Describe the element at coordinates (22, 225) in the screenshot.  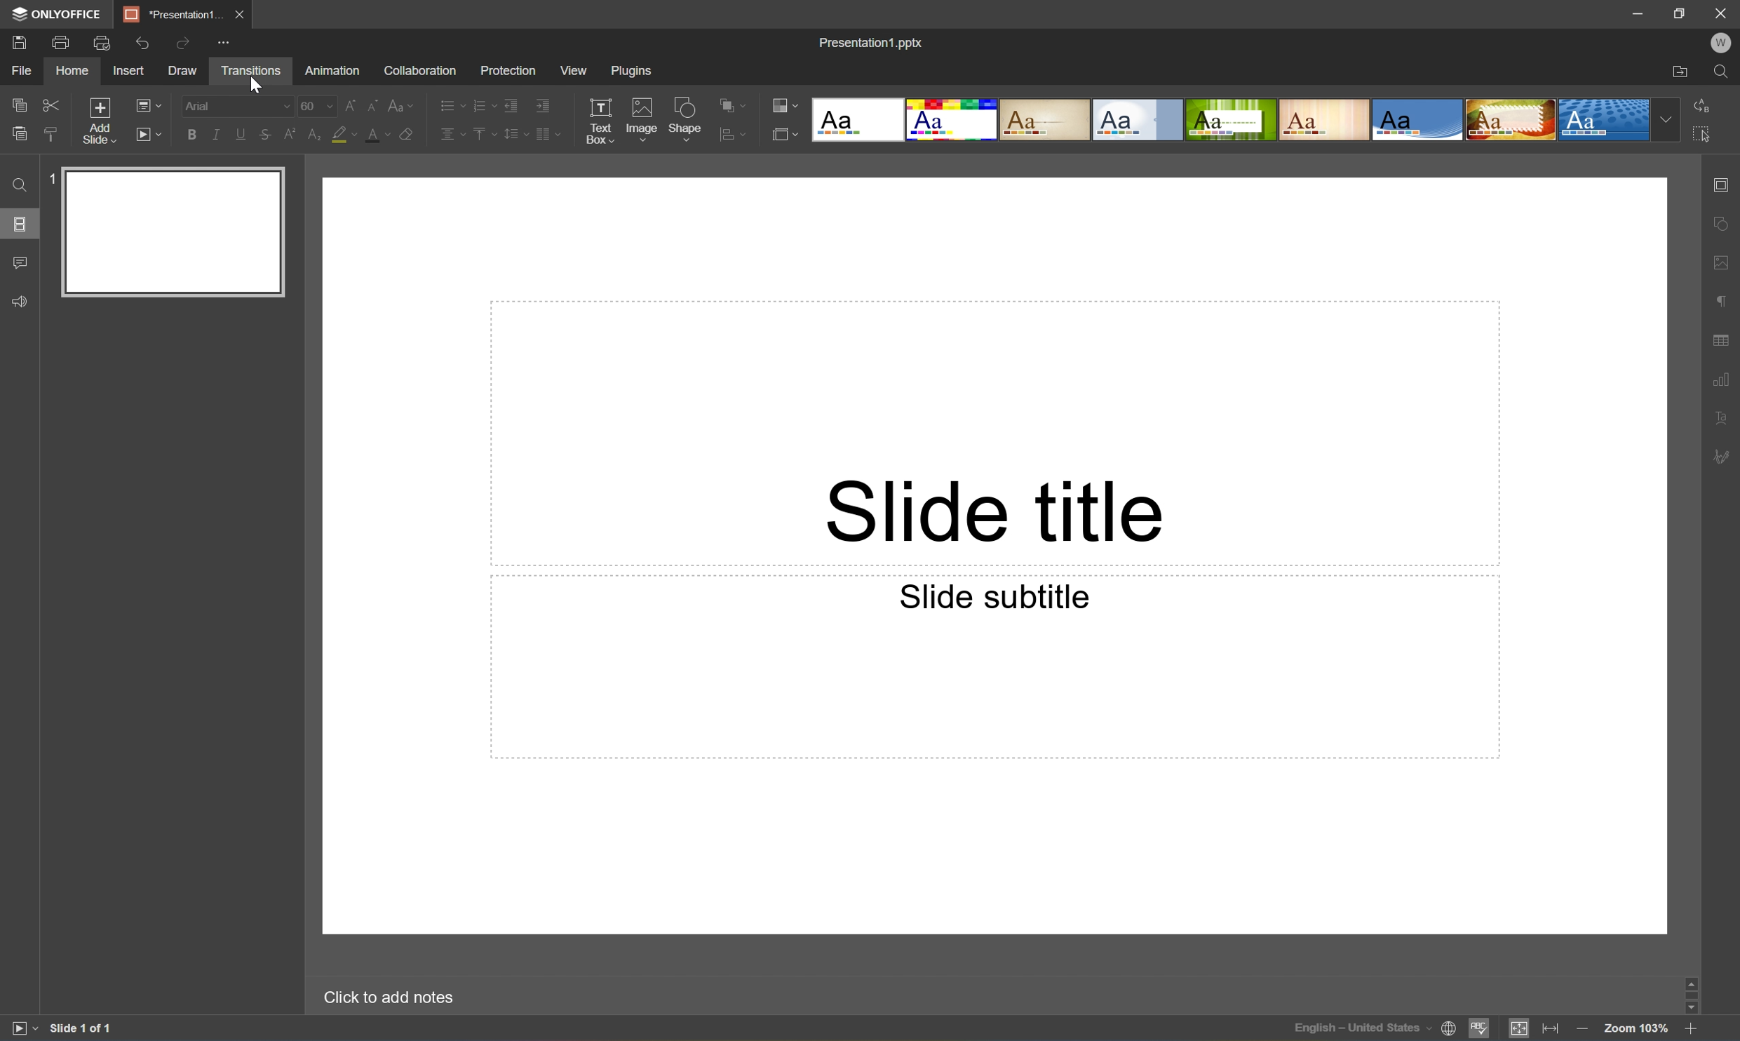
I see `Slides` at that location.